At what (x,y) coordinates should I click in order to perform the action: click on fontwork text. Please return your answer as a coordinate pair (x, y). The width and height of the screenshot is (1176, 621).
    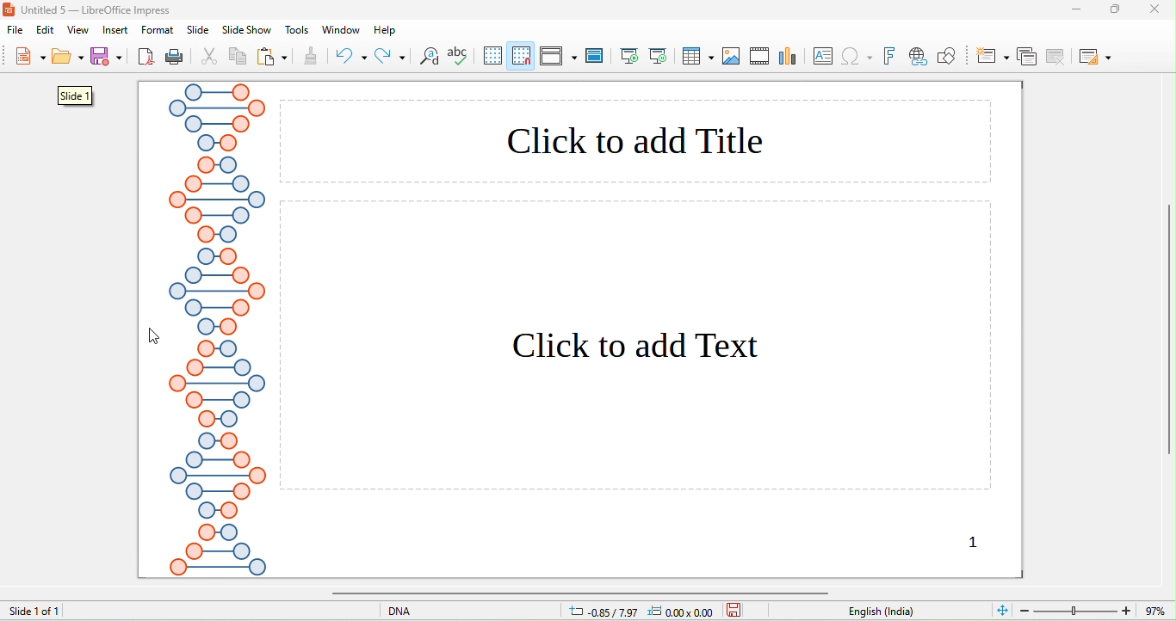
    Looking at the image, I should click on (891, 56).